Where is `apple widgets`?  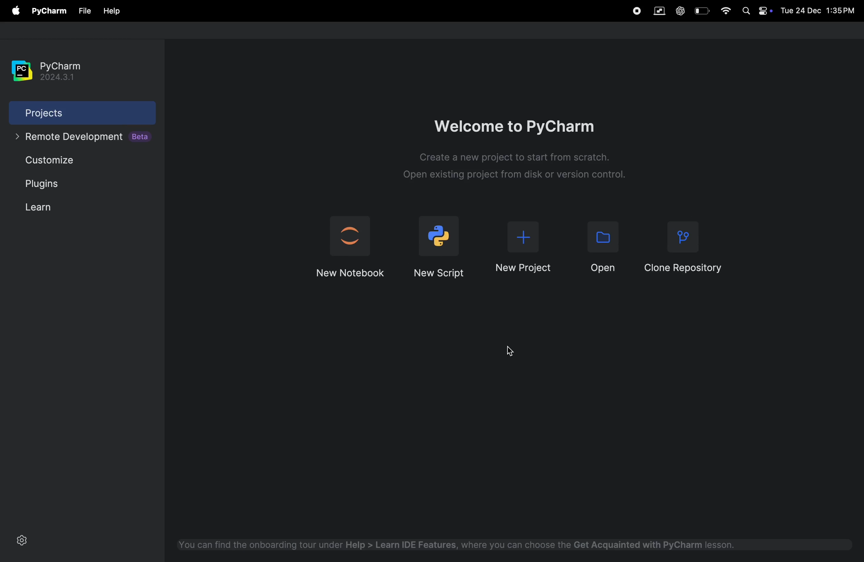
apple widgets is located at coordinates (765, 10).